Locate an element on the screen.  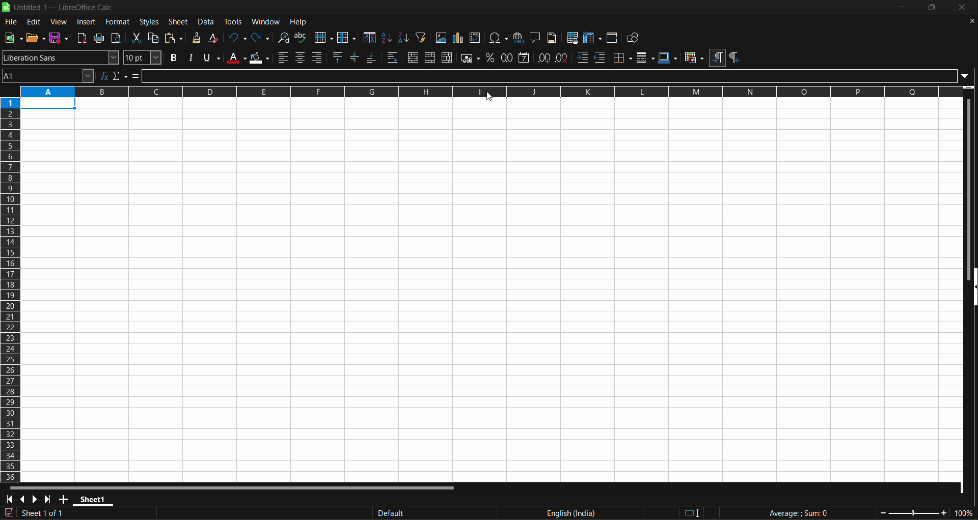
print is located at coordinates (99, 38).